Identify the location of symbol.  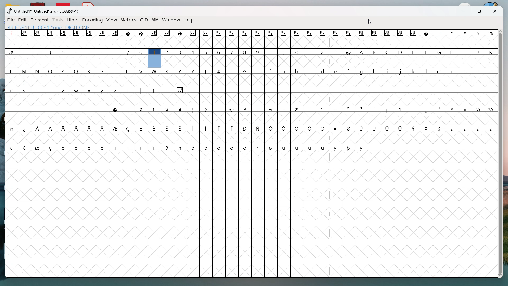
(142, 147).